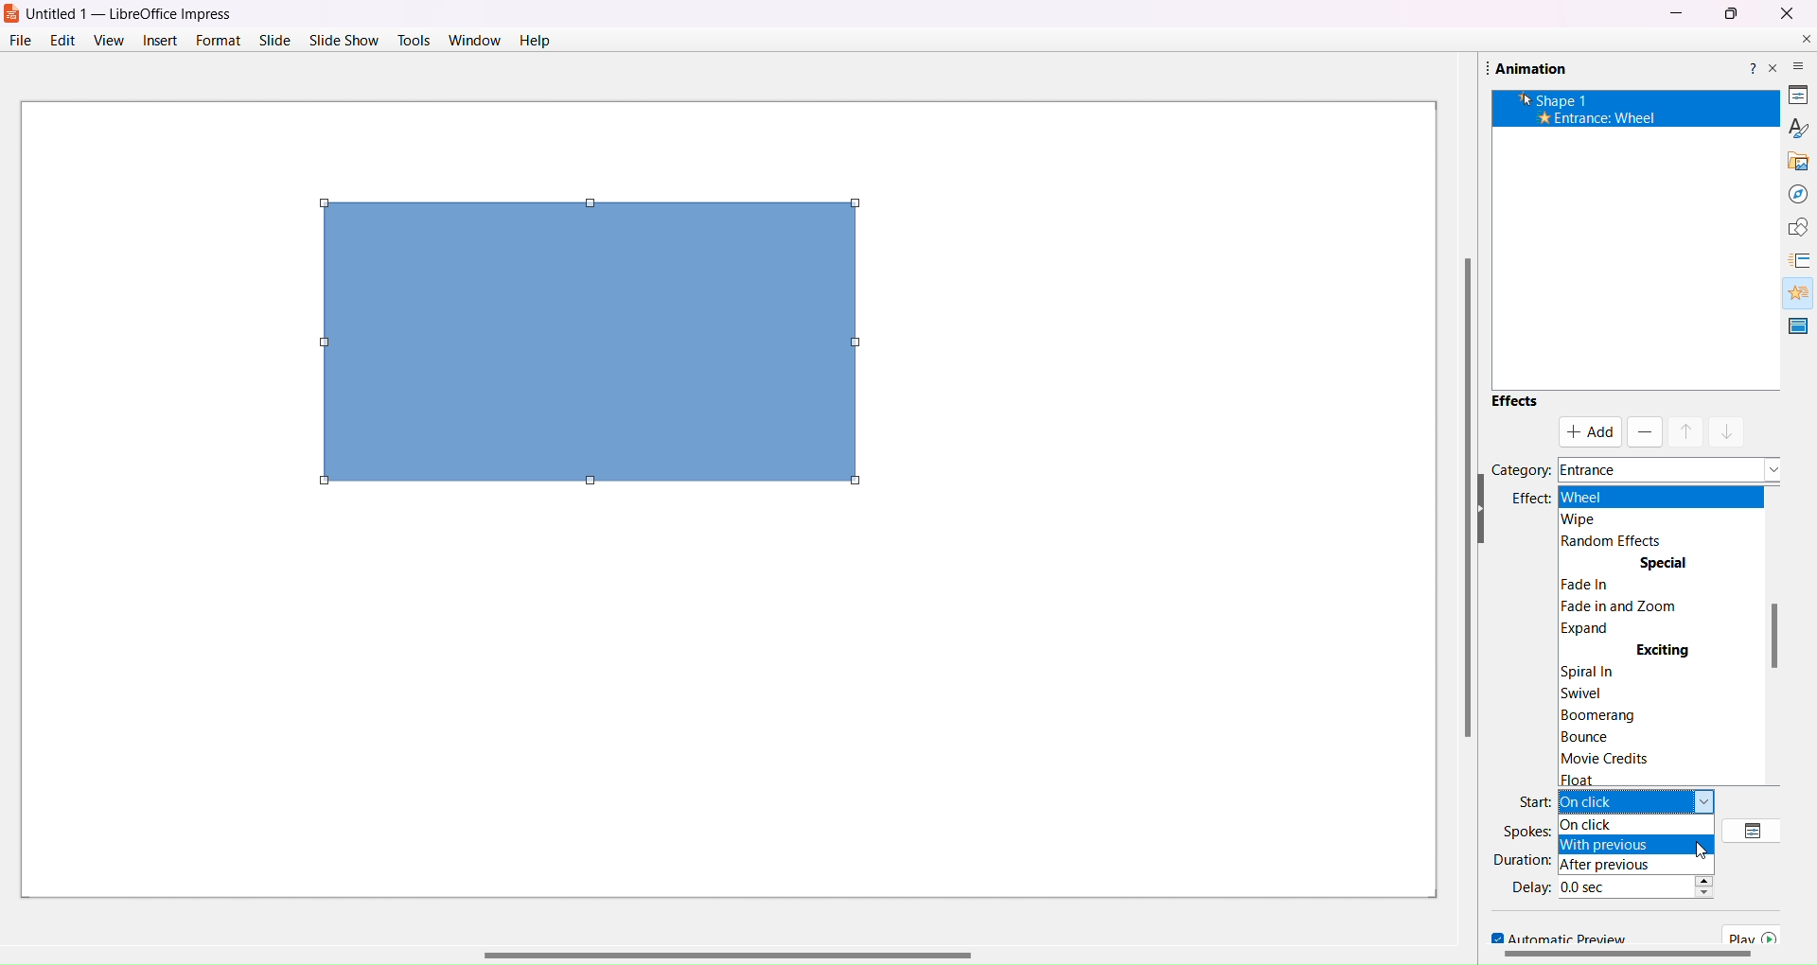 The width and height of the screenshot is (1817, 965). Describe the element at coordinates (1791, 193) in the screenshot. I see `Navigator` at that location.